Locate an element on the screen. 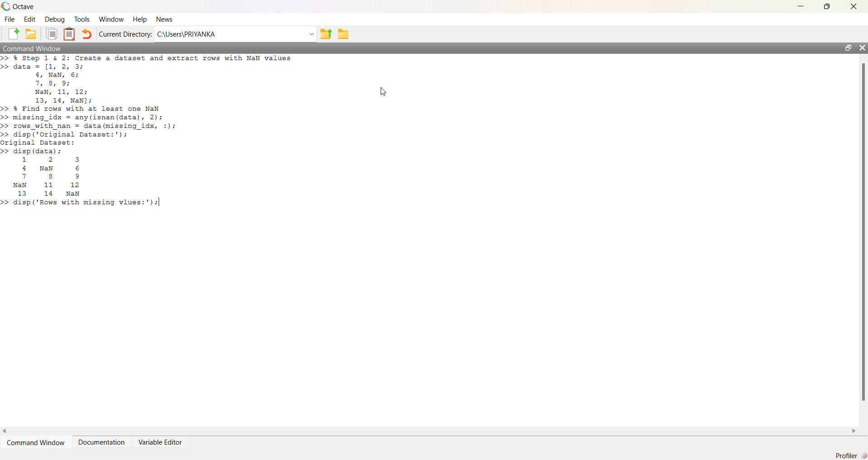  minimize is located at coordinates (801, 6).